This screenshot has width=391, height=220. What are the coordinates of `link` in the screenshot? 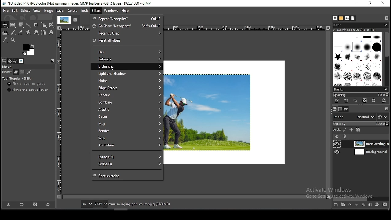 It's located at (345, 136).